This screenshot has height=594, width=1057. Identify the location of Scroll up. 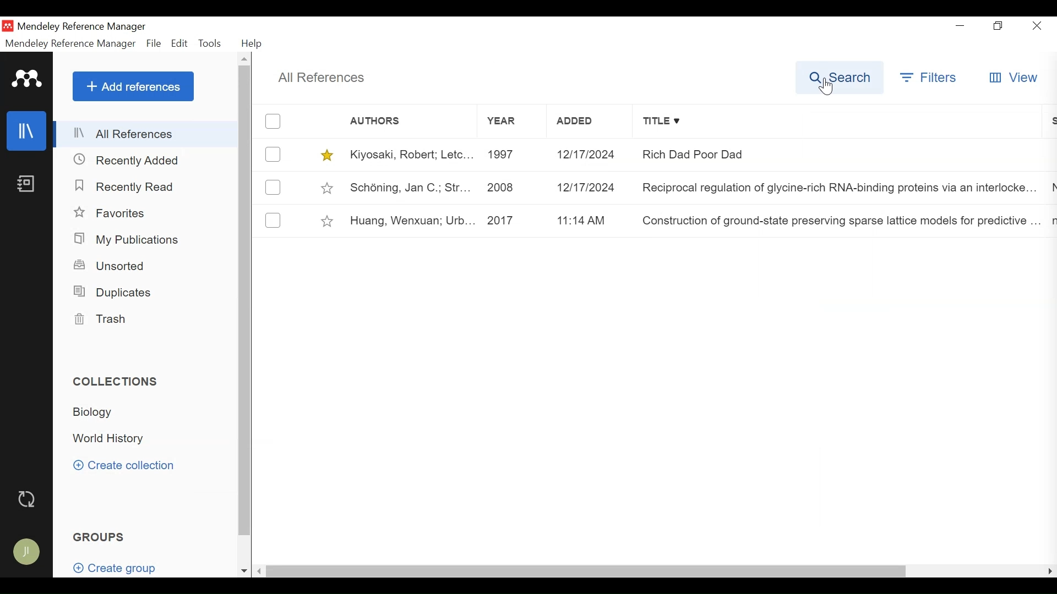
(246, 59).